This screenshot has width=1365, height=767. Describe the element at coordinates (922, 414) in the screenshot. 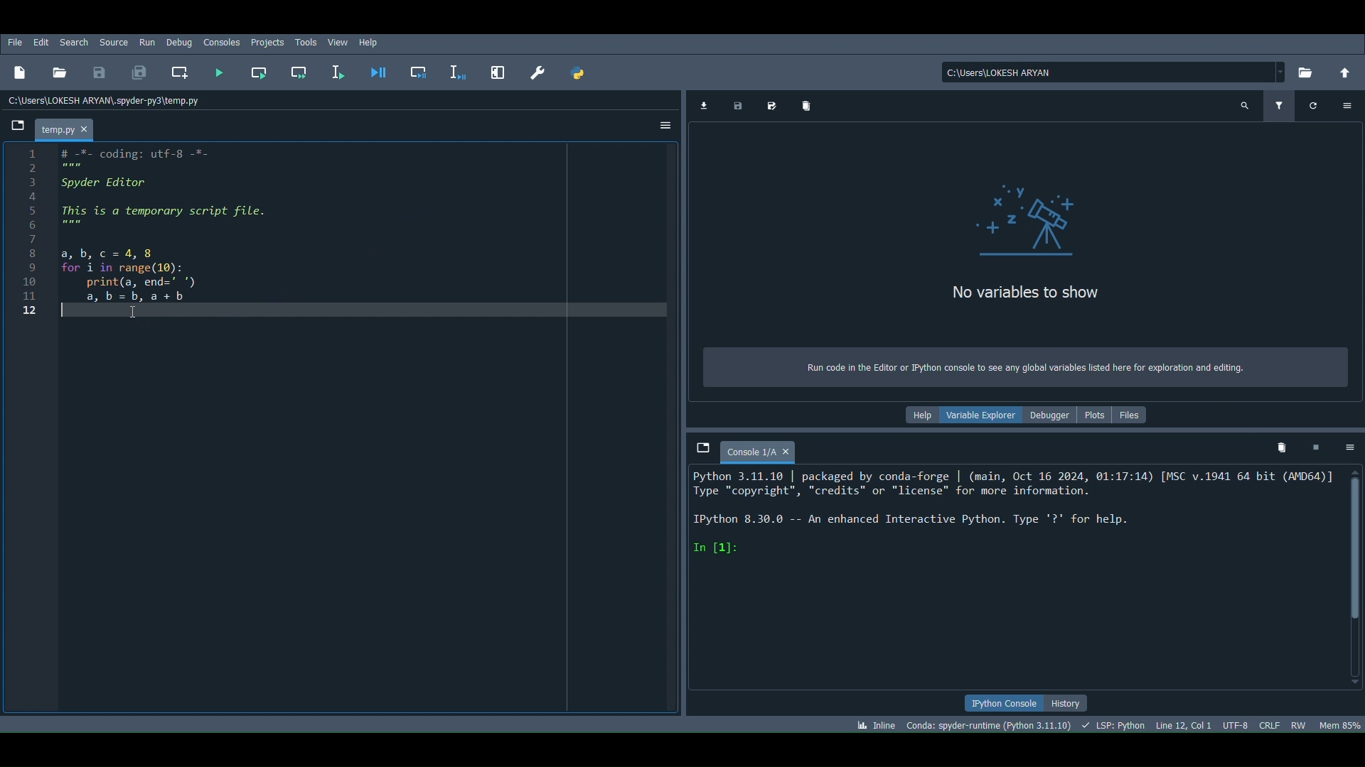

I see `Help` at that location.